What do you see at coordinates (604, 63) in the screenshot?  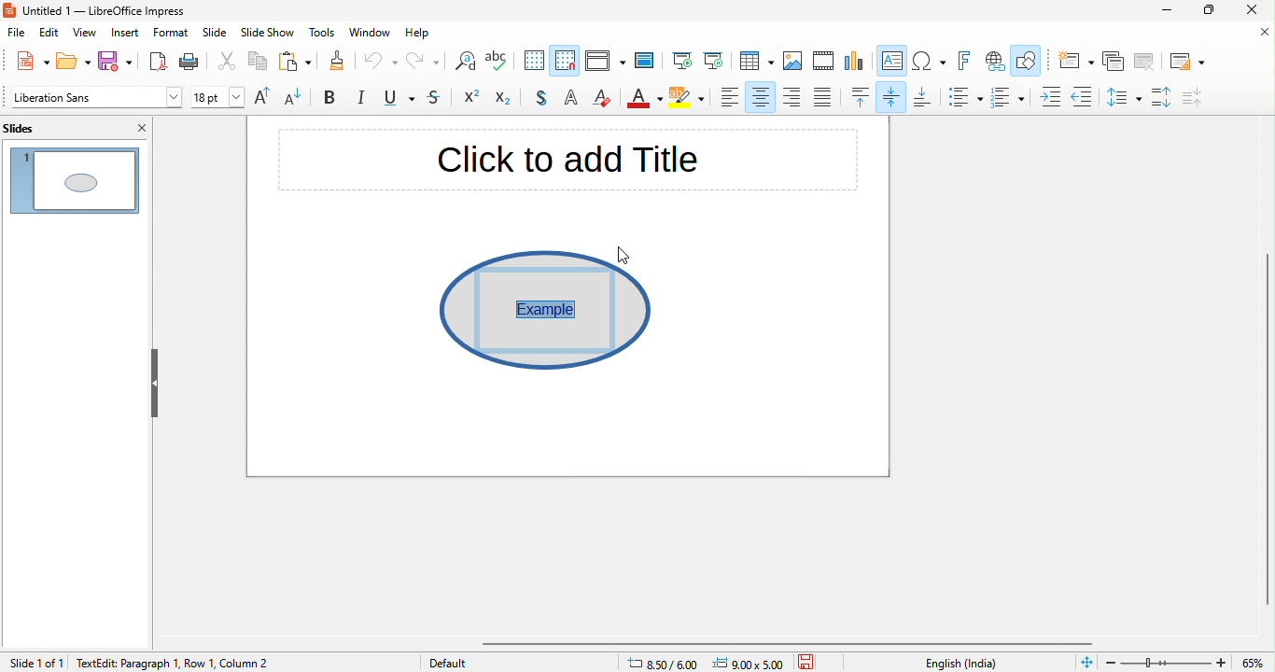 I see `display view` at bounding box center [604, 63].